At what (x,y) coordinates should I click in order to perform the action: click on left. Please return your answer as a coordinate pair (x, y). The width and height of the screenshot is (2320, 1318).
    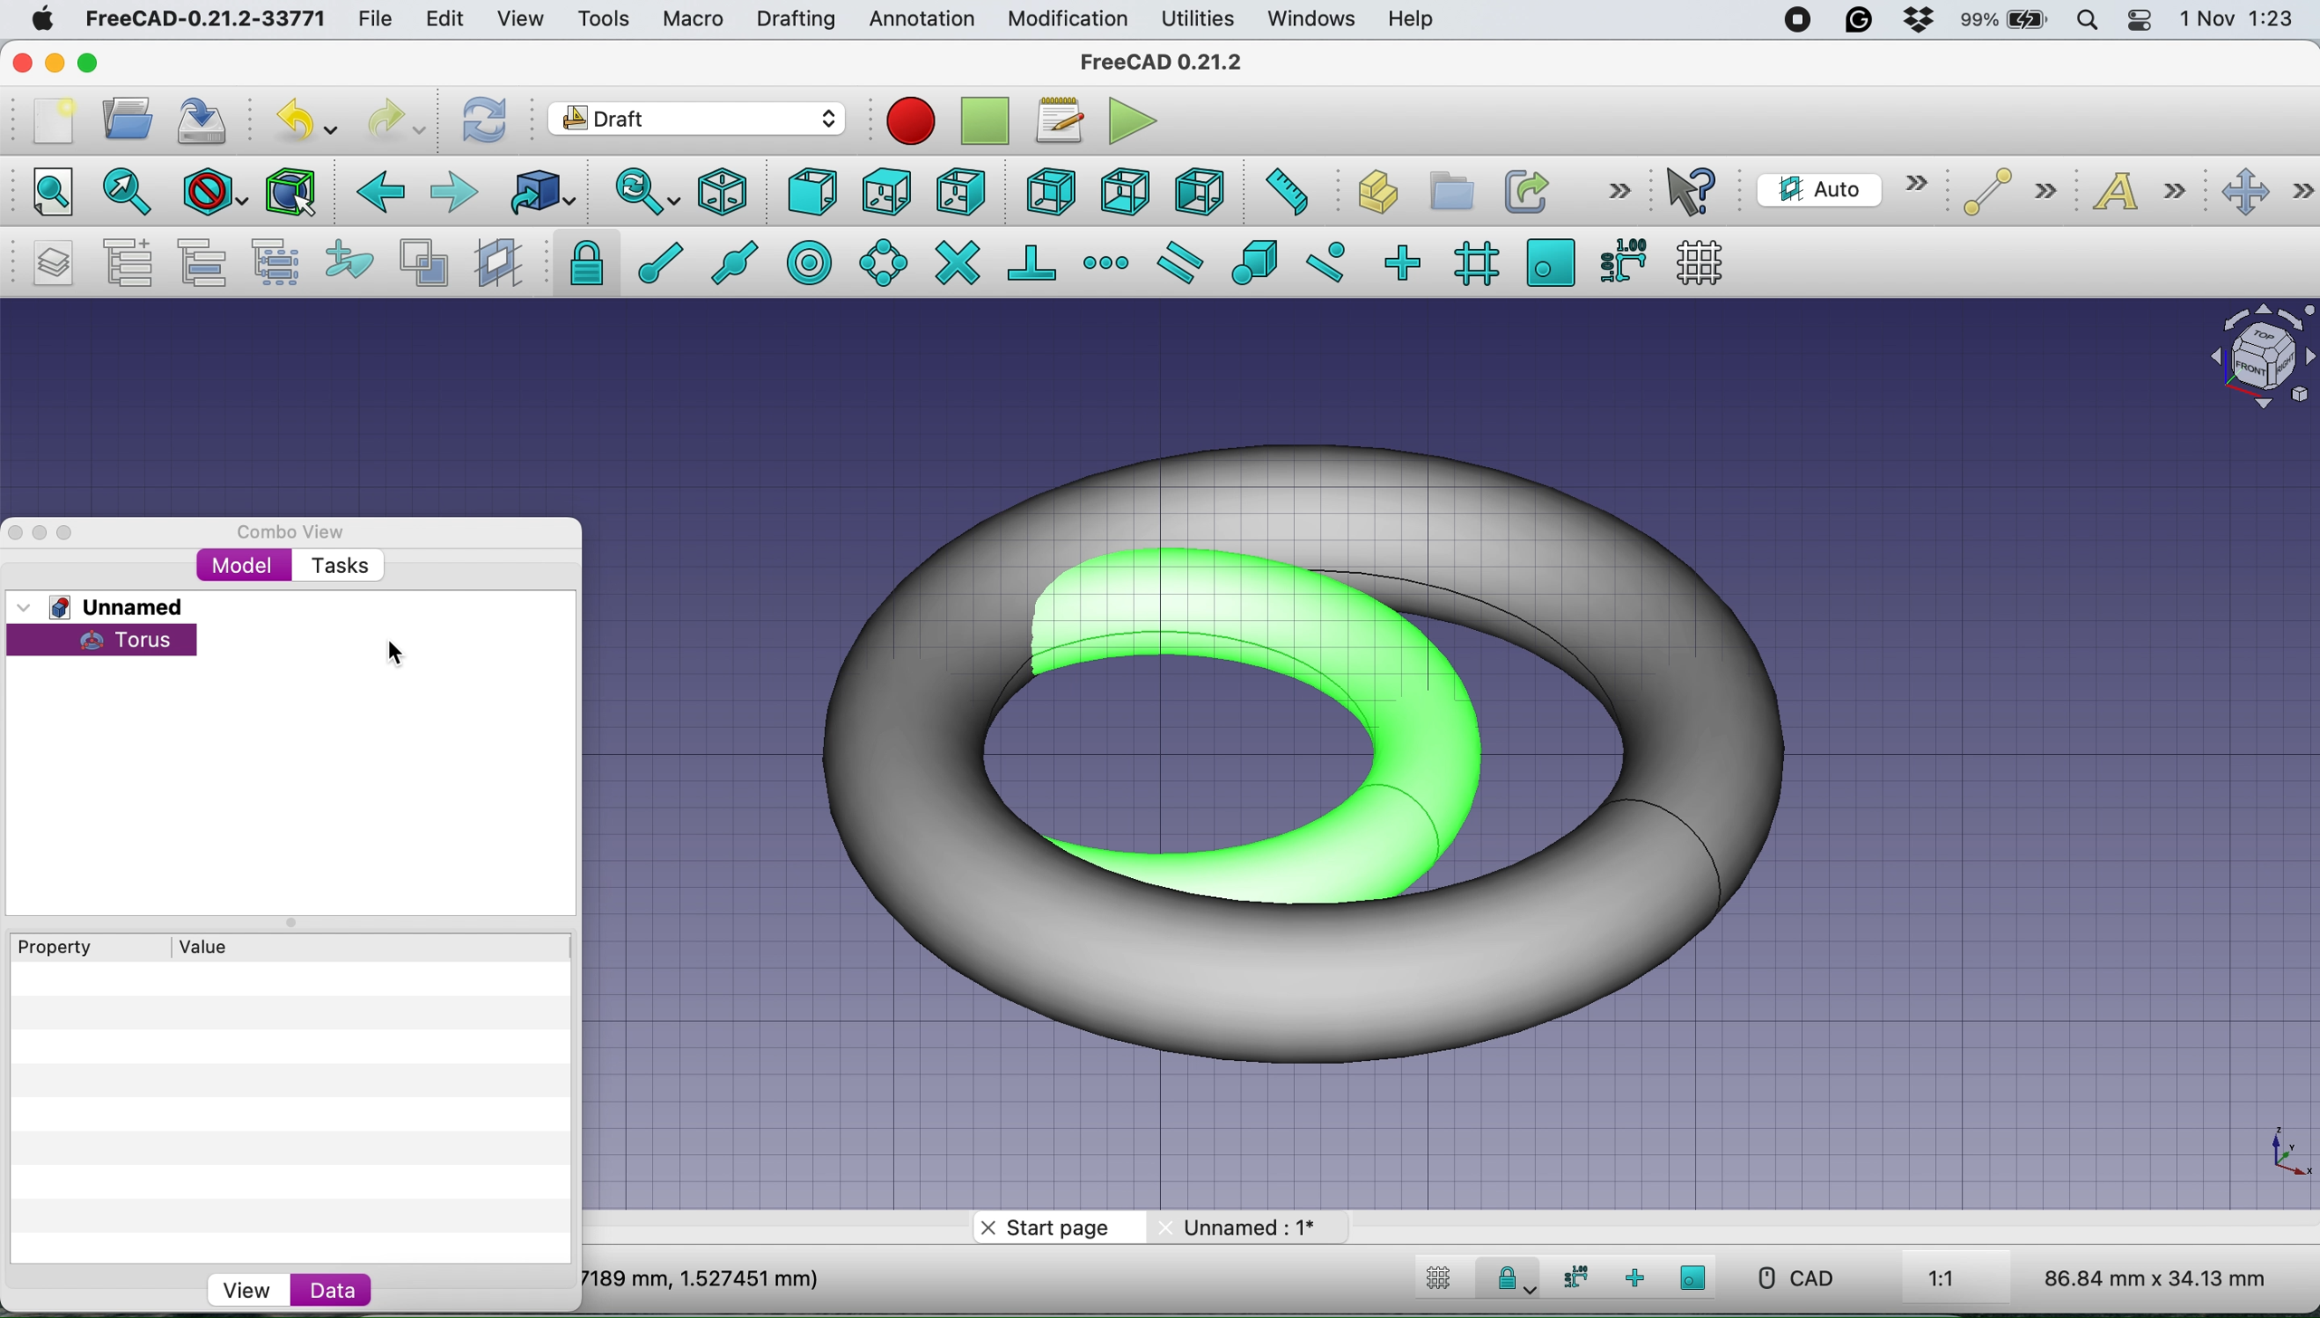
    Looking at the image, I should click on (1195, 188).